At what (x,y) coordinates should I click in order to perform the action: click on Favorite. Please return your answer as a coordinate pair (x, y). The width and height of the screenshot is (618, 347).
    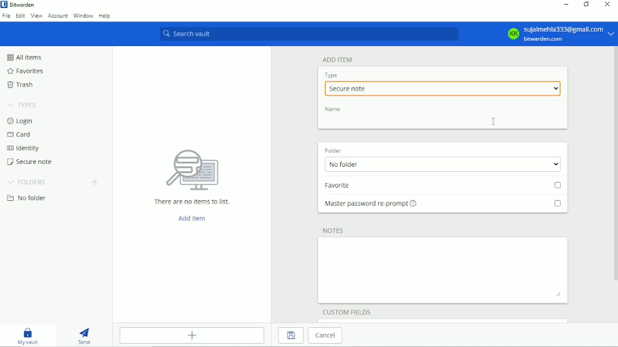
    Looking at the image, I should click on (445, 186).